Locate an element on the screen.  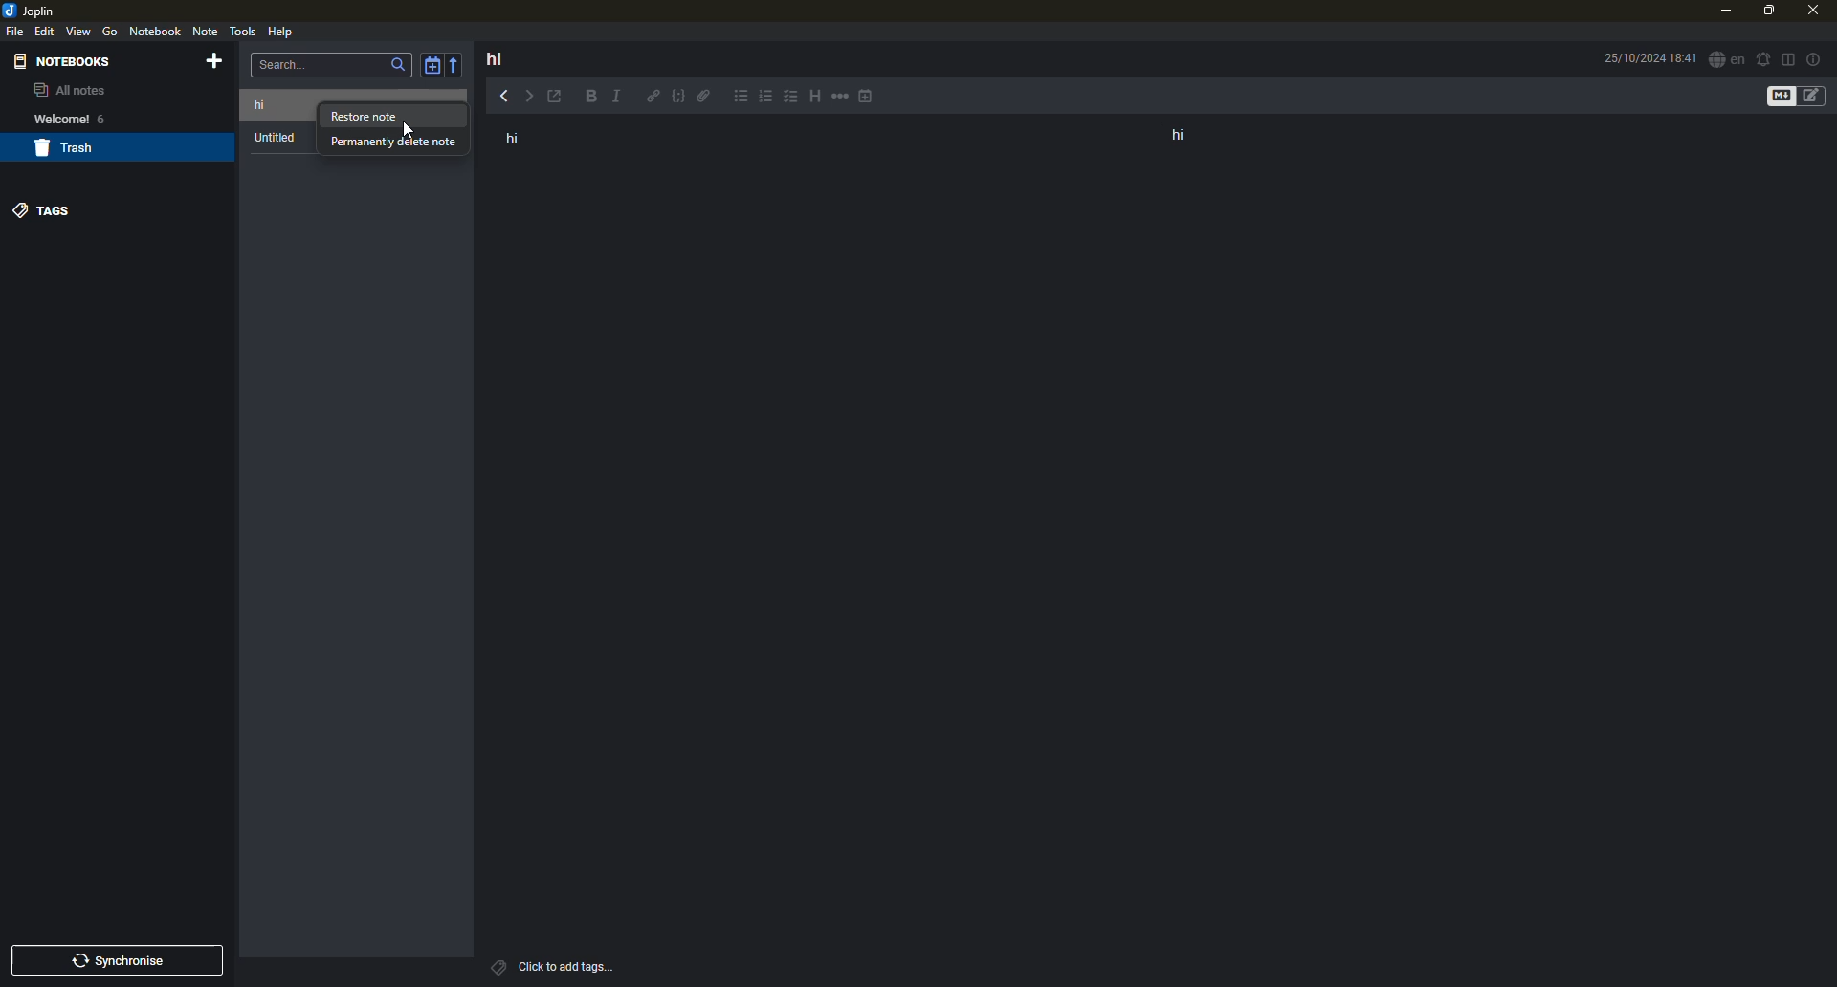
cursor is located at coordinates (409, 126).